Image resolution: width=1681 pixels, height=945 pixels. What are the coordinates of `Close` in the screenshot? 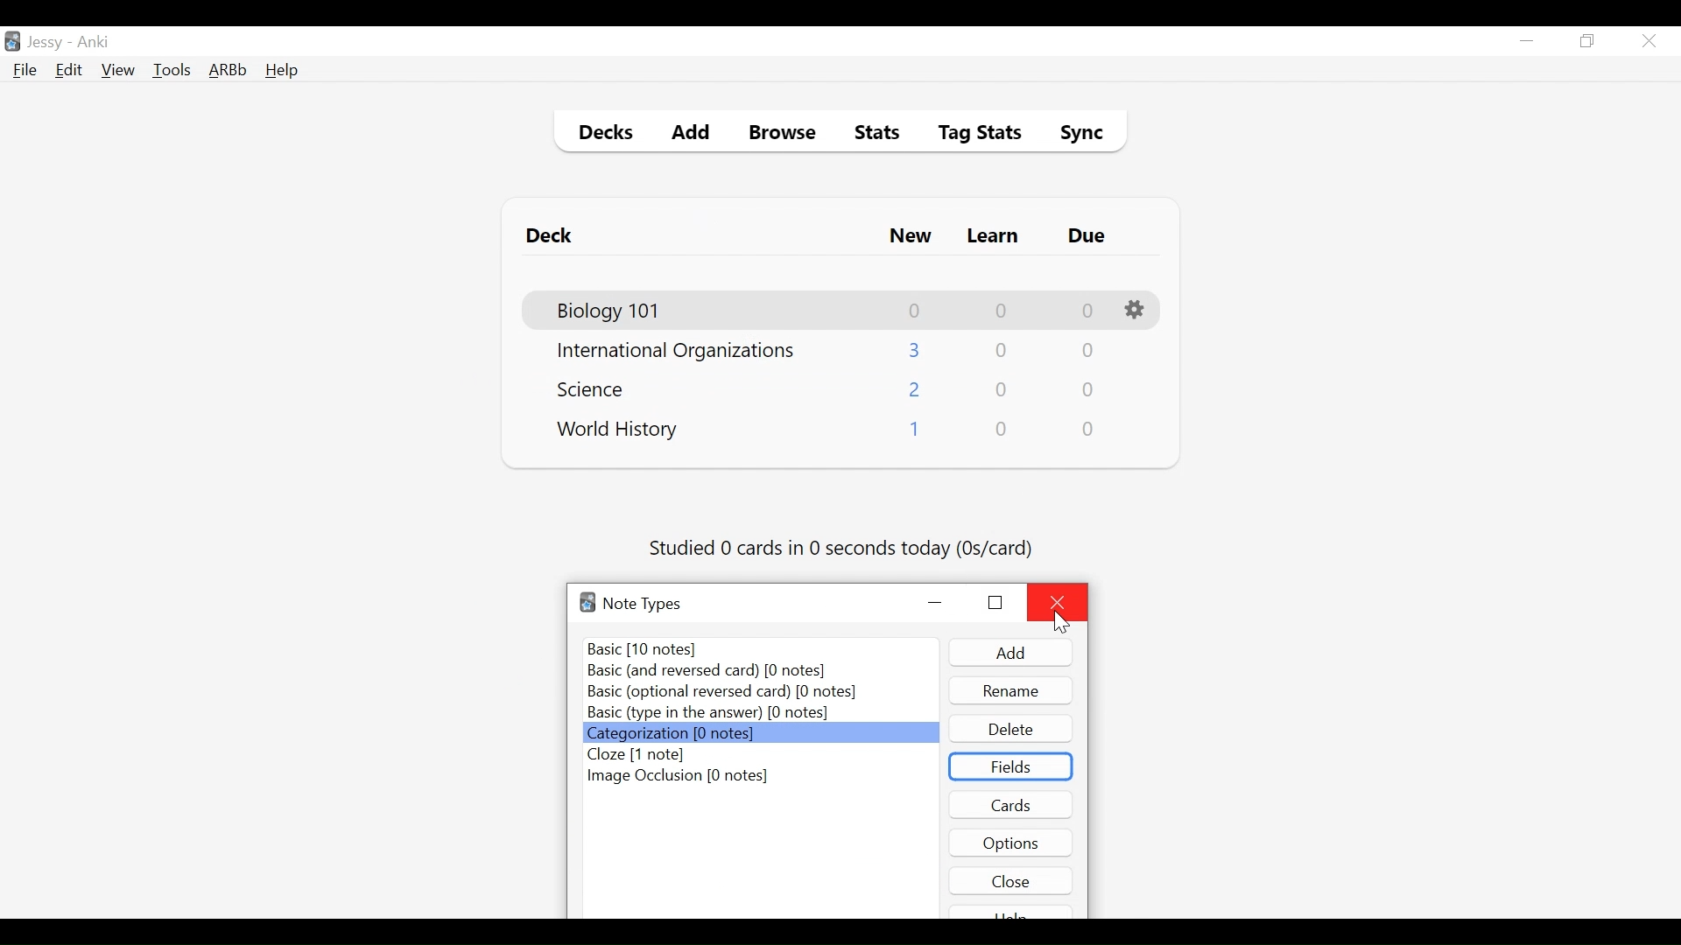 It's located at (1011, 880).